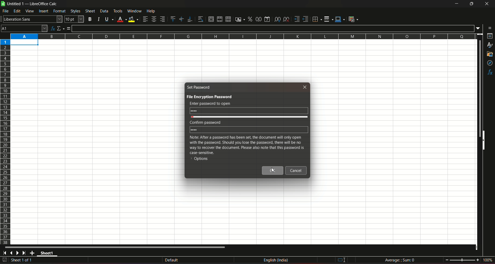  I want to click on borders, so click(317, 19).